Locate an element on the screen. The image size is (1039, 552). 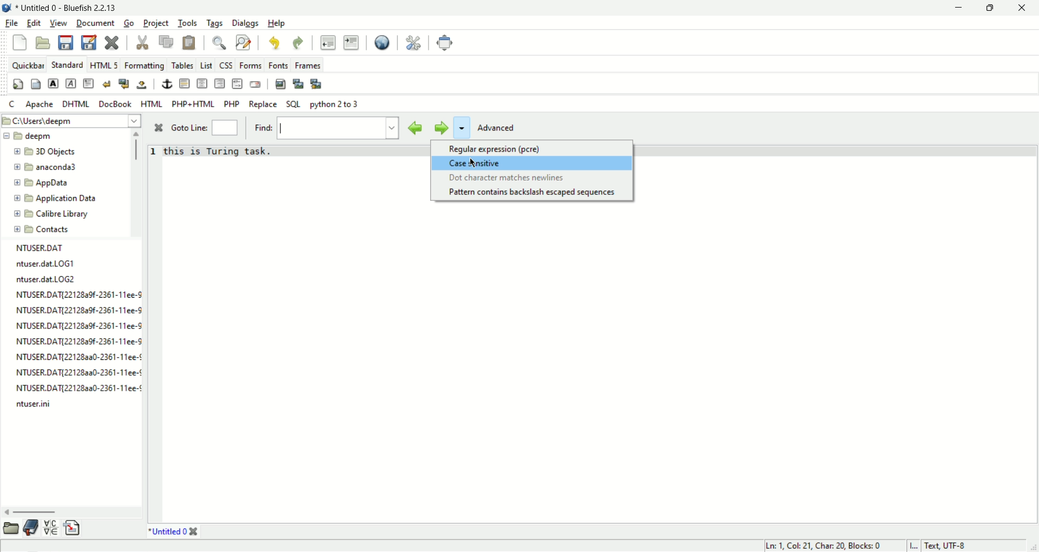
Go is located at coordinates (131, 23).